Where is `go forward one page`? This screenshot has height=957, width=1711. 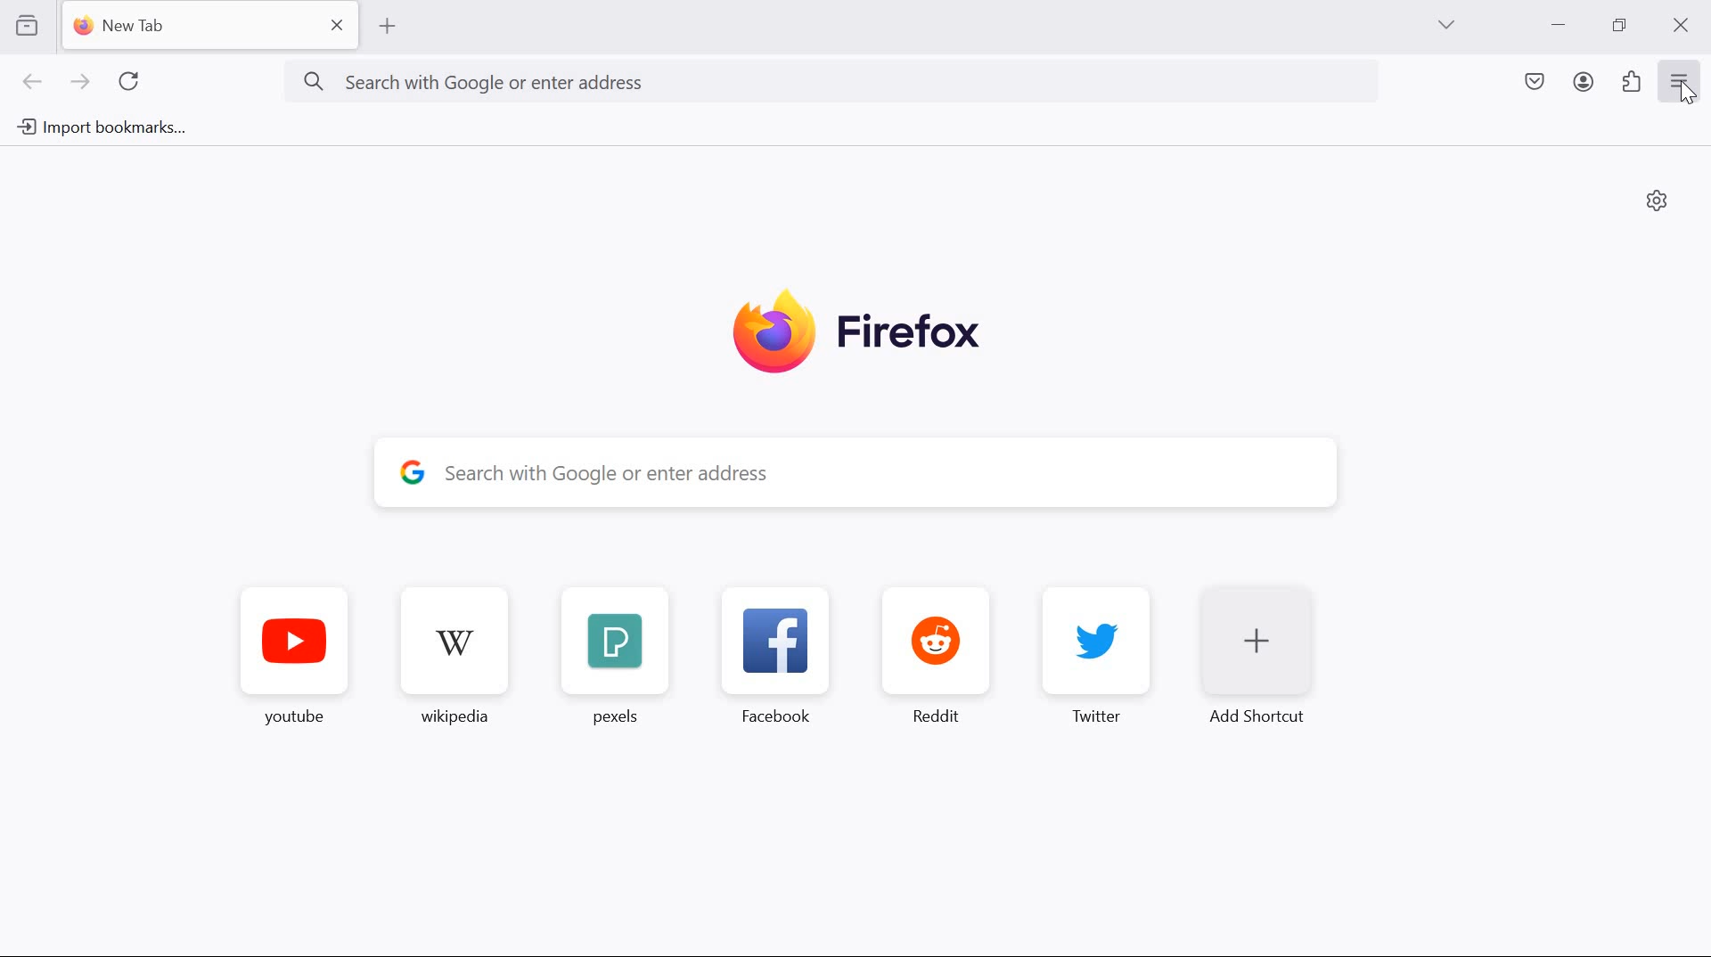 go forward one page is located at coordinates (83, 83).